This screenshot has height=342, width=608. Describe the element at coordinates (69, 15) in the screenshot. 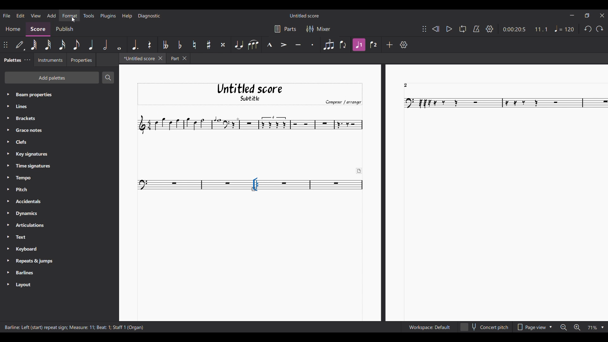

I see `Highlighted by cursor` at that location.